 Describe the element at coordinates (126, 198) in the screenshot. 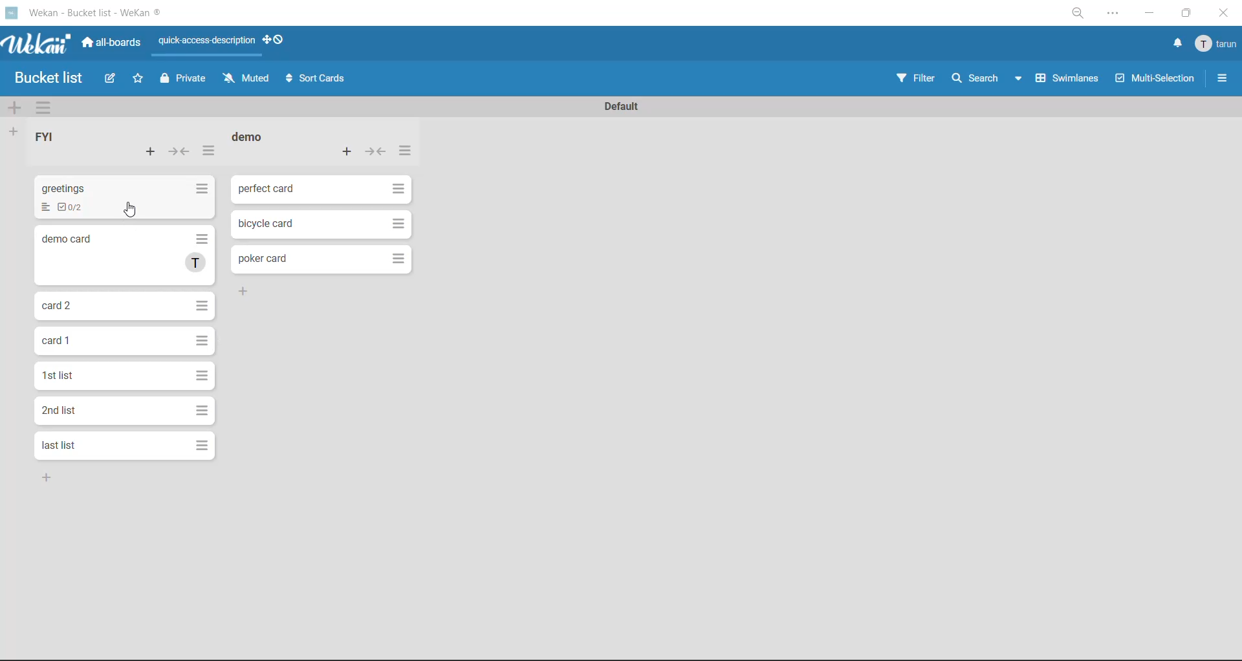

I see `card 1` at that location.